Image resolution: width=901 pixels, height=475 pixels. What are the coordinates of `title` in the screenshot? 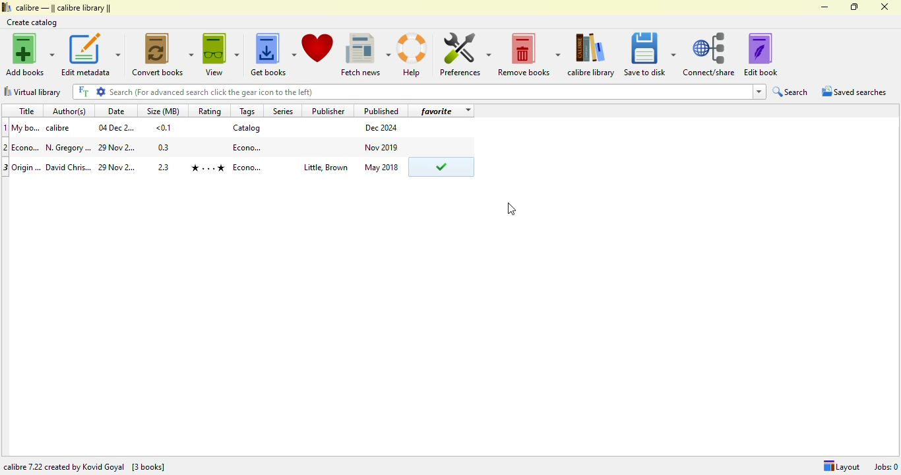 It's located at (27, 147).